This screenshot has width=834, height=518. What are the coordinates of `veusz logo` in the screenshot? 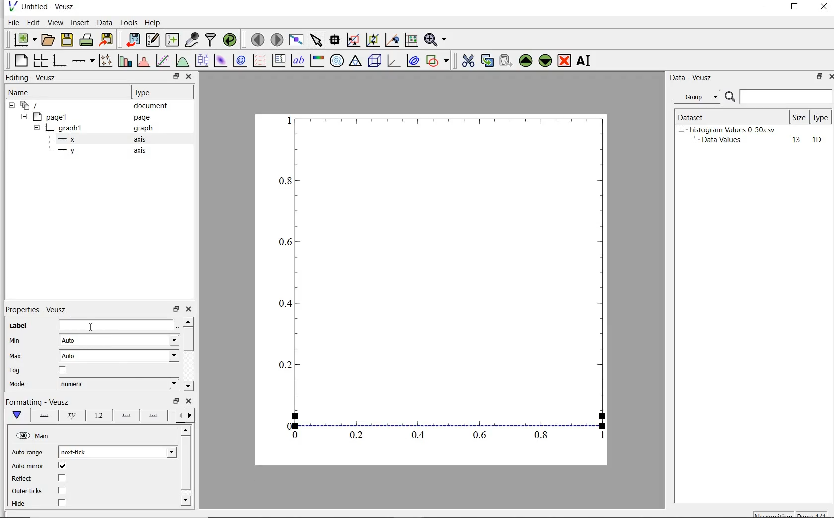 It's located at (12, 6).